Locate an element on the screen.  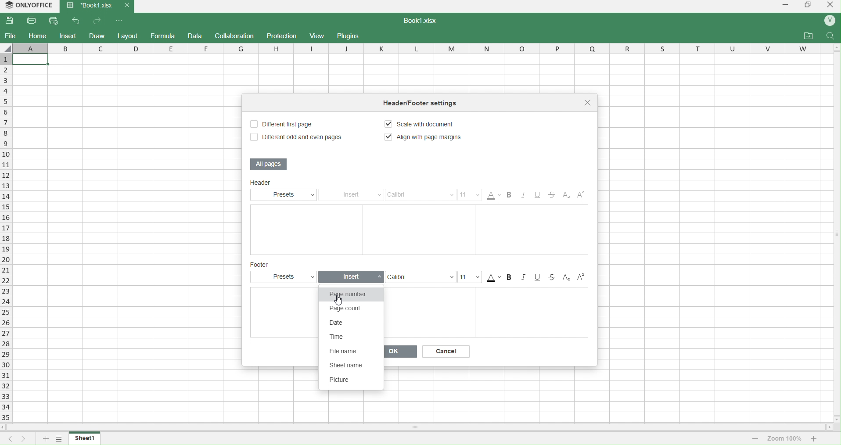
protection is located at coordinates (280, 36).